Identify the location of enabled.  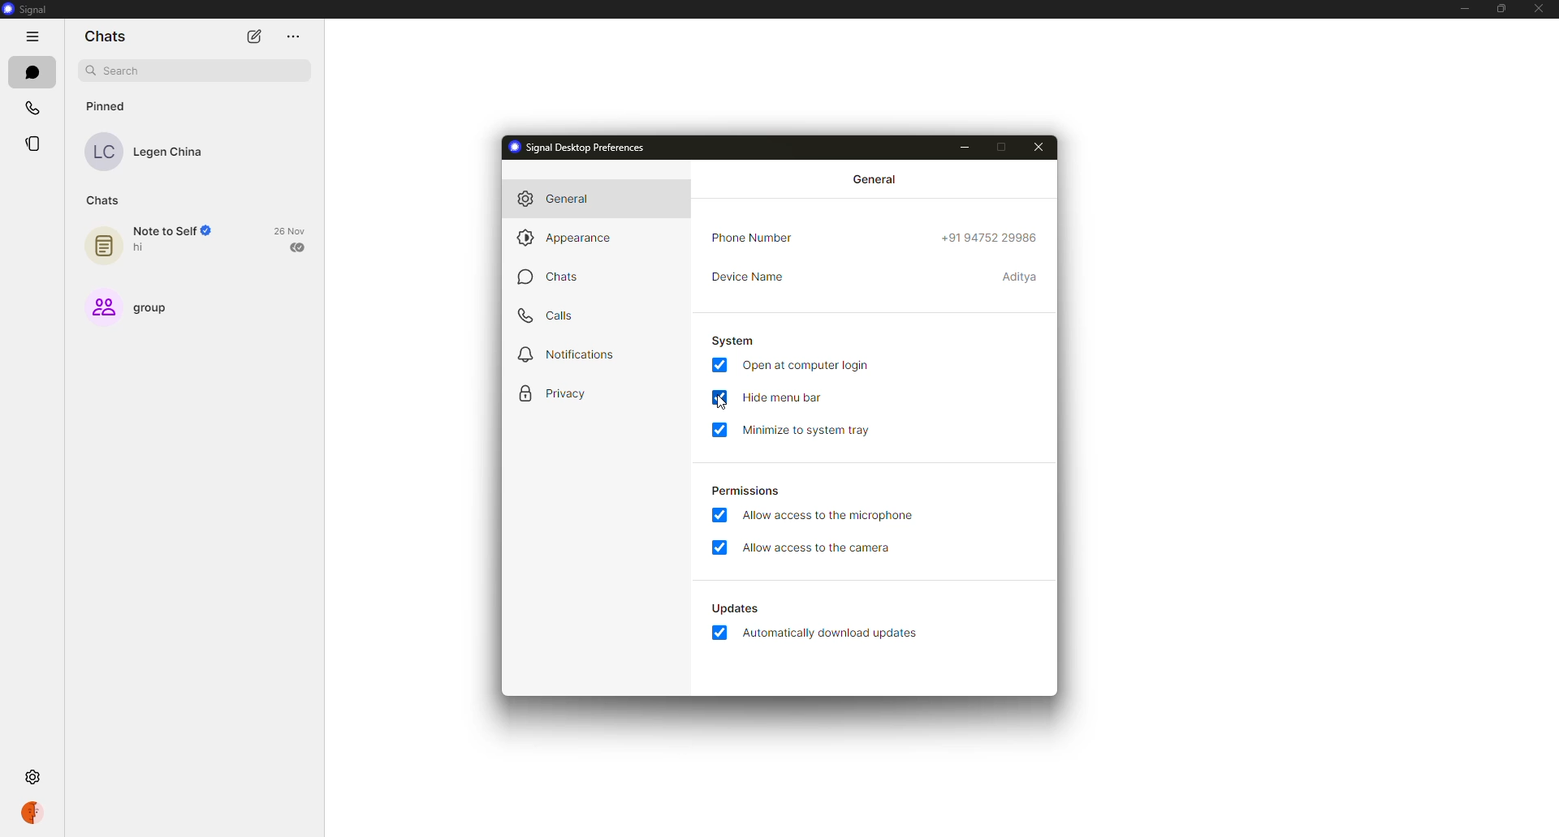
(719, 429).